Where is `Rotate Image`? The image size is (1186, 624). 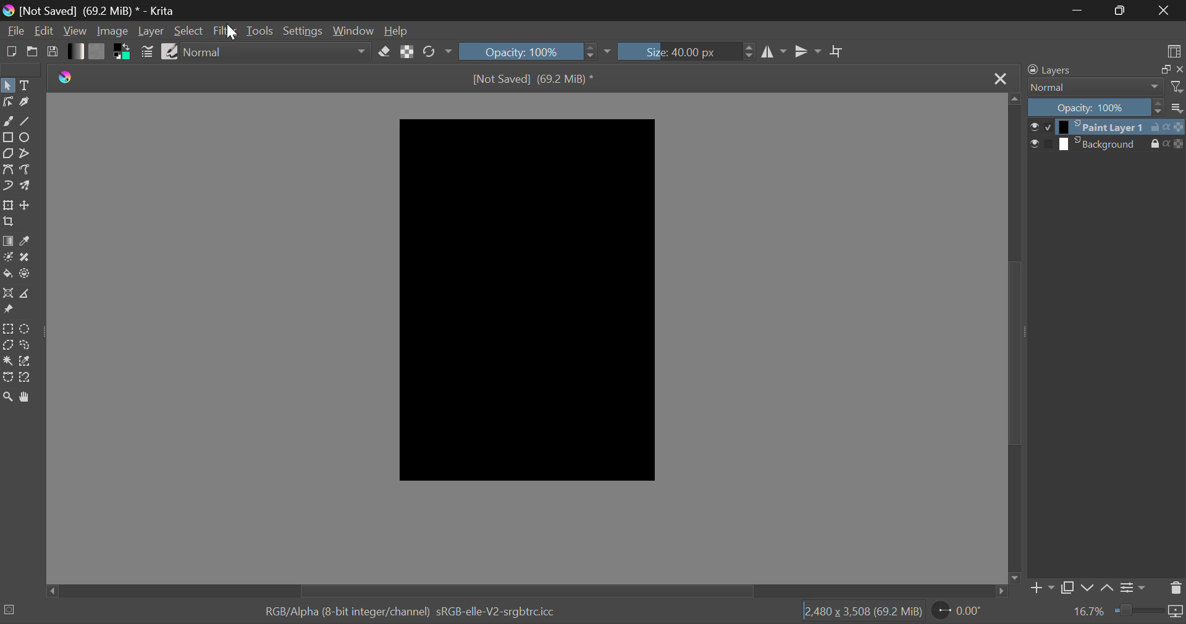 Rotate Image is located at coordinates (436, 52).